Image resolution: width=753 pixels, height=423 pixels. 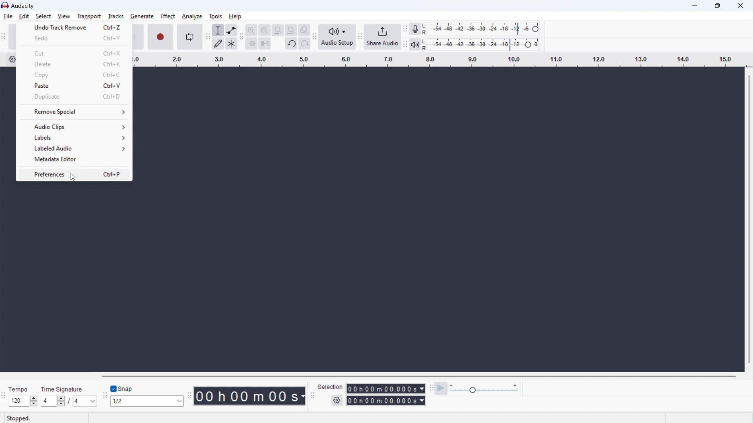 What do you see at coordinates (44, 16) in the screenshot?
I see `select` at bounding box center [44, 16].